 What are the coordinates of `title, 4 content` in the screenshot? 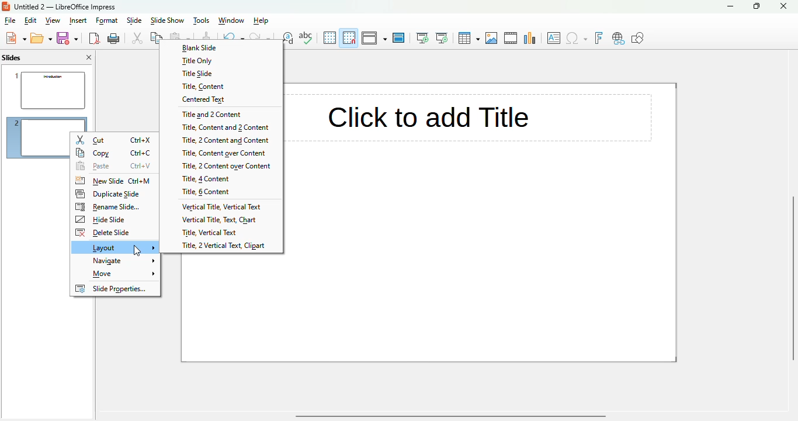 It's located at (222, 178).